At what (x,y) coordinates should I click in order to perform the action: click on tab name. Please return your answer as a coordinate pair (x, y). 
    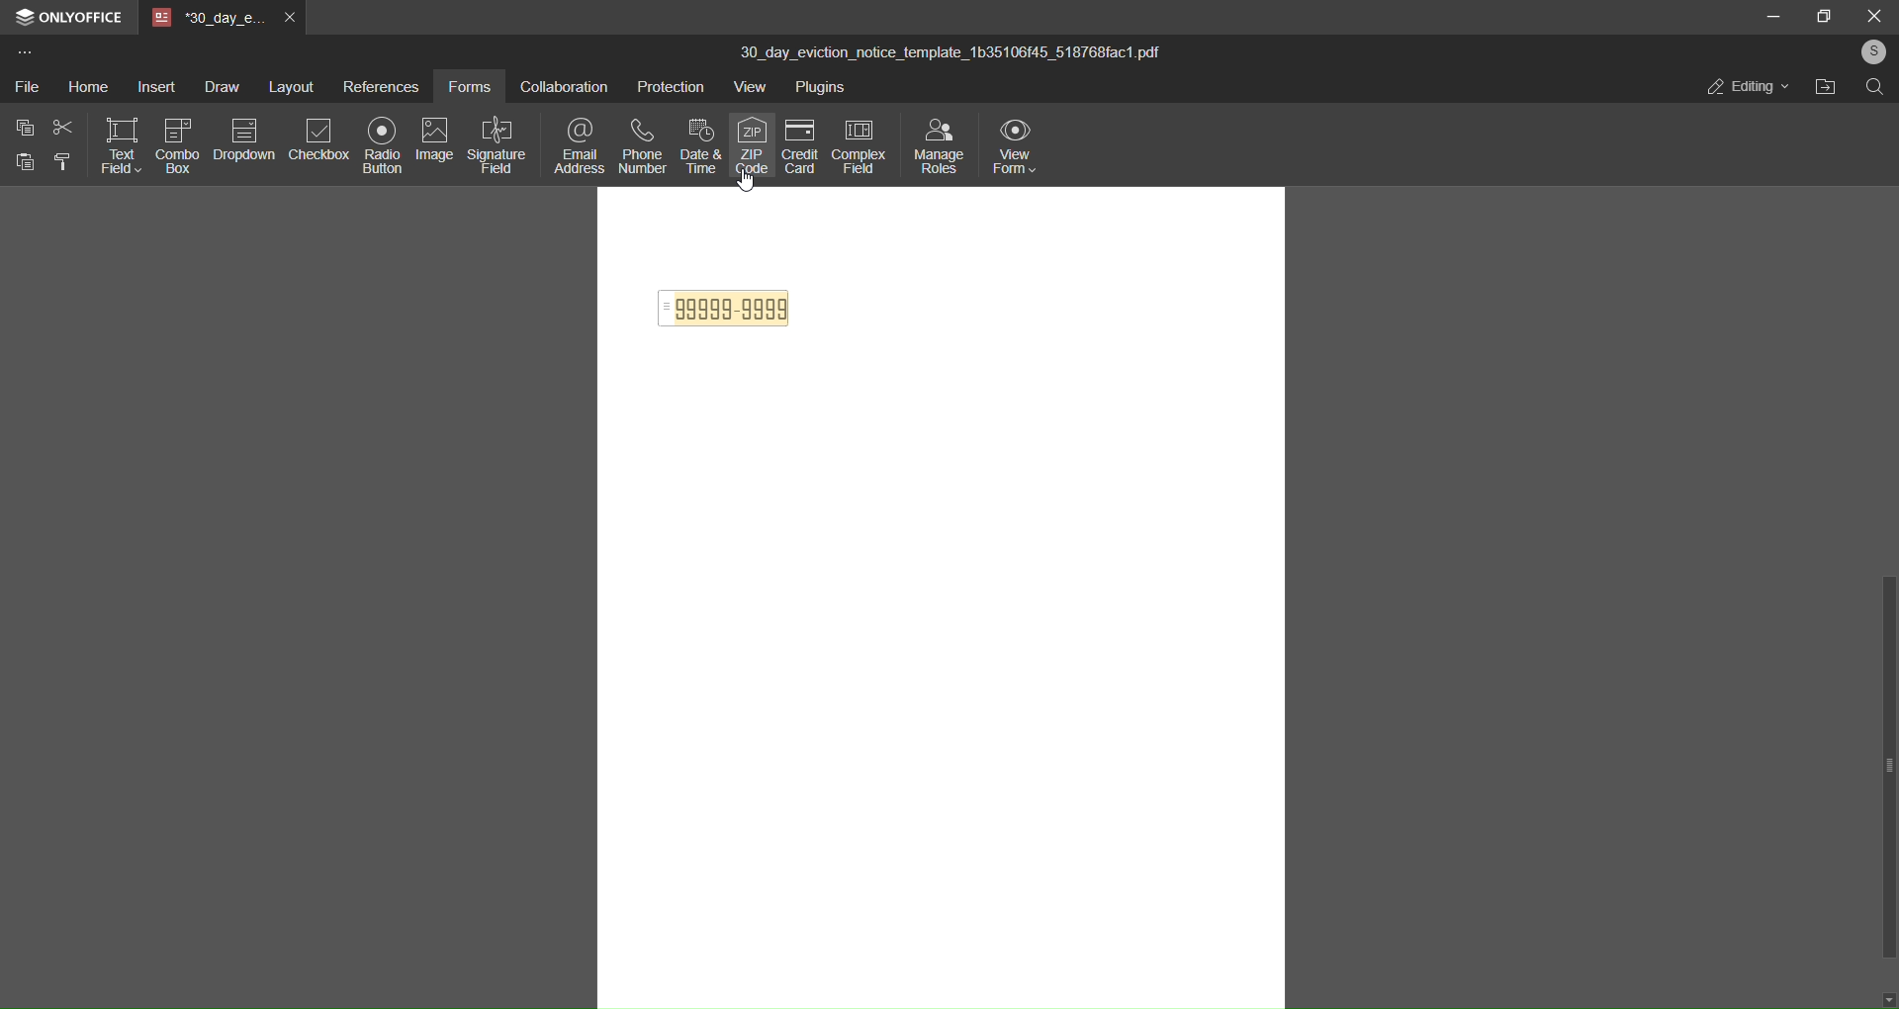
    Looking at the image, I should click on (214, 17).